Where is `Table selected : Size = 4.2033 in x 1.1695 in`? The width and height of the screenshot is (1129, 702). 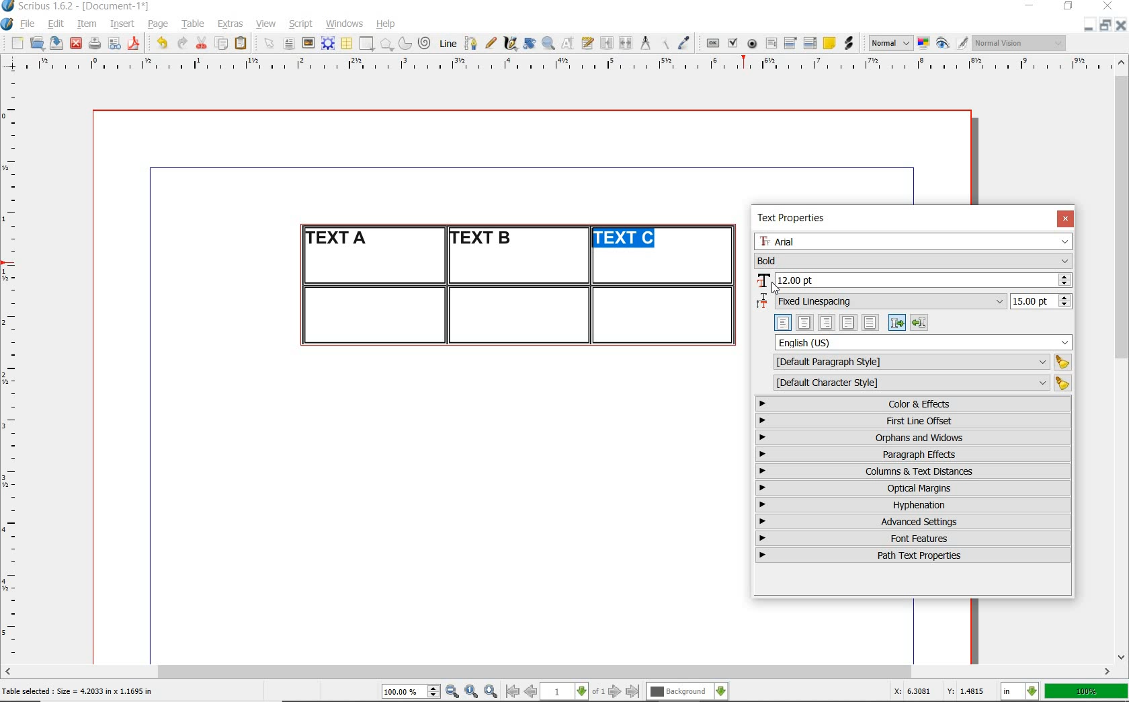
Table selected : Size = 4.2033 in x 1.1695 in is located at coordinates (78, 691).